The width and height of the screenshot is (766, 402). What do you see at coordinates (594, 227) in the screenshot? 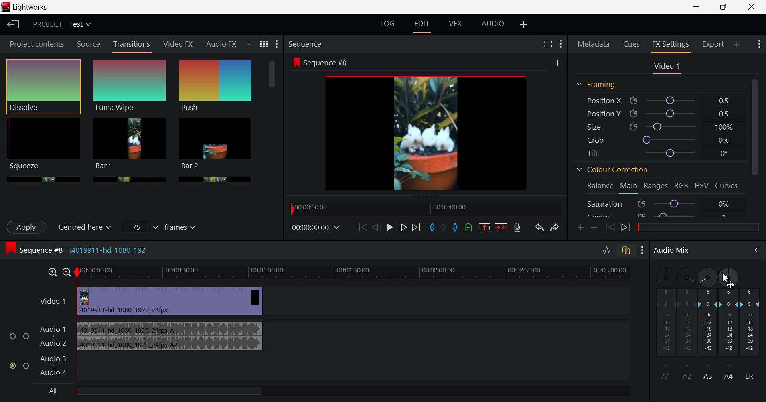
I see `Remove keyframe` at bounding box center [594, 227].